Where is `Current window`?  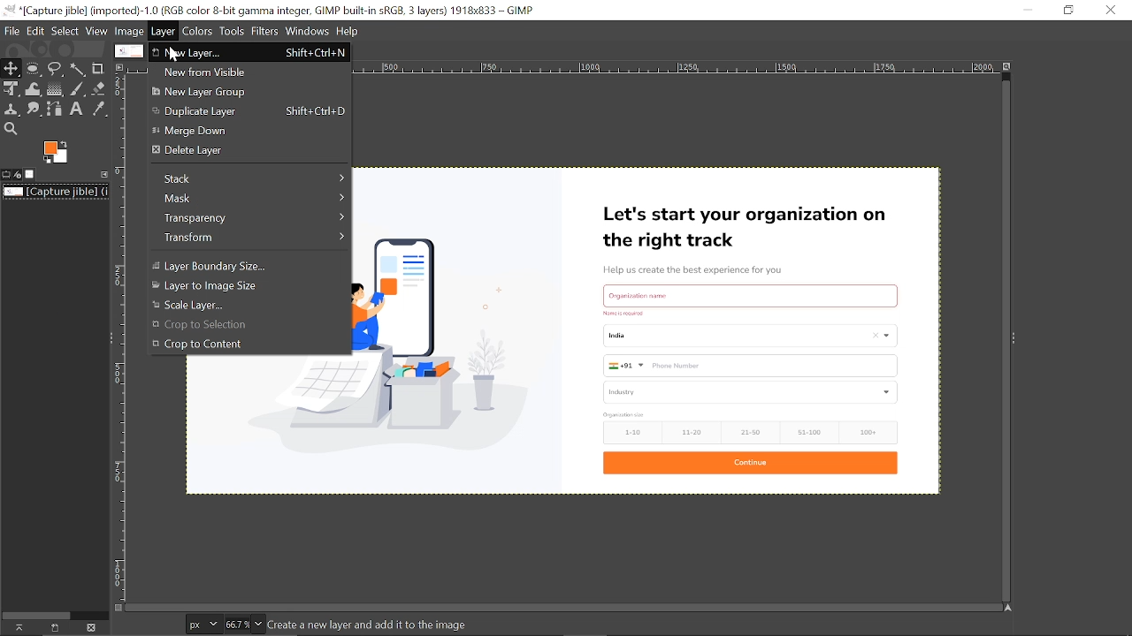 Current window is located at coordinates (280, 10).